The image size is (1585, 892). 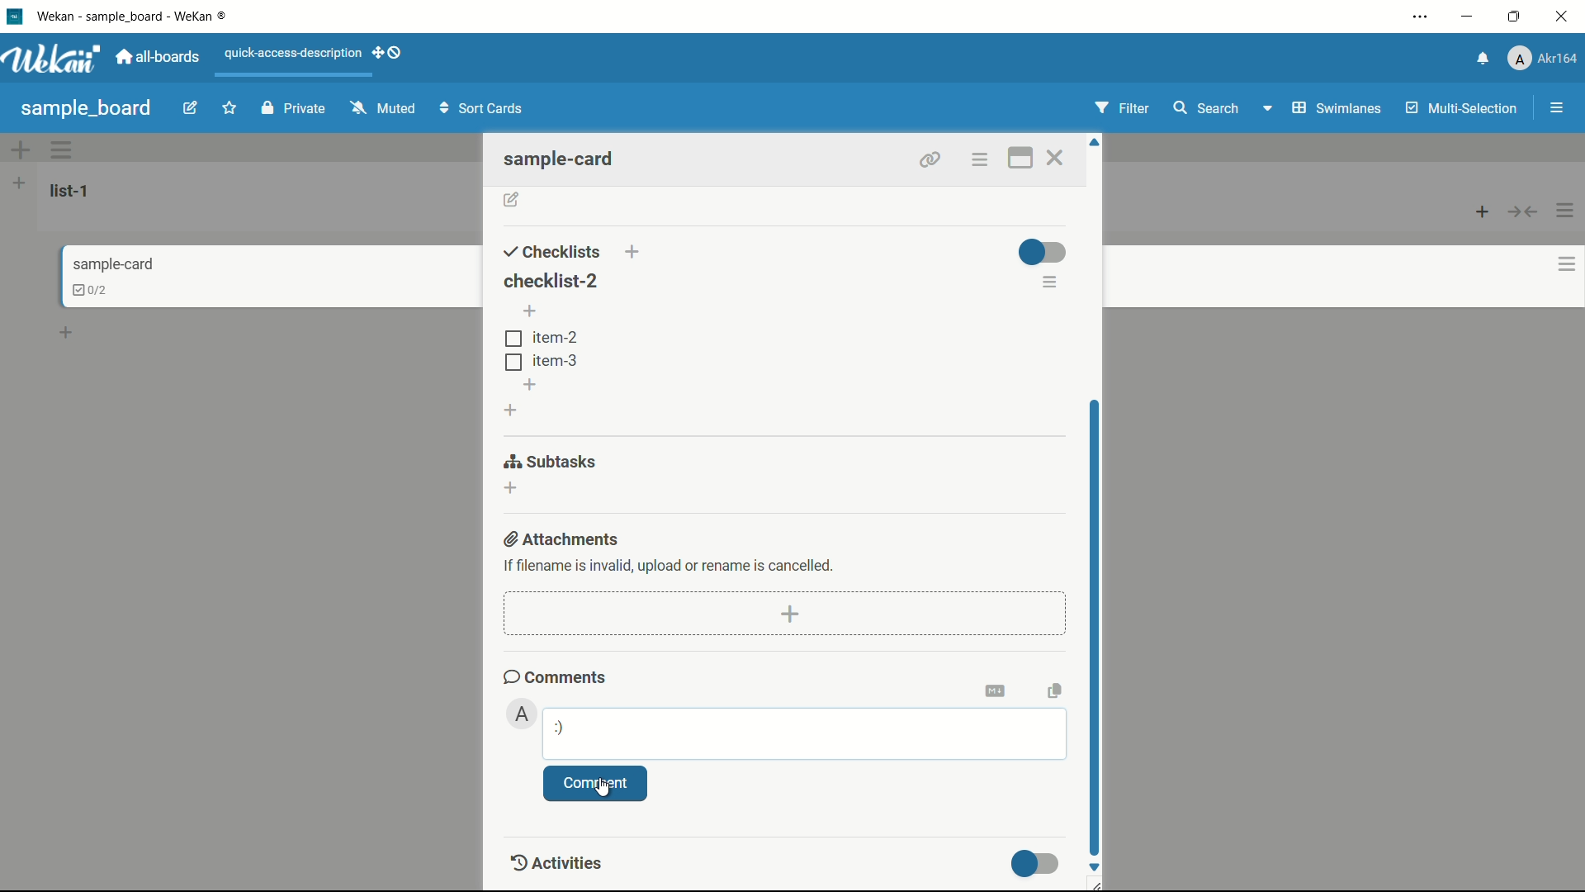 I want to click on :), so click(x=559, y=729).